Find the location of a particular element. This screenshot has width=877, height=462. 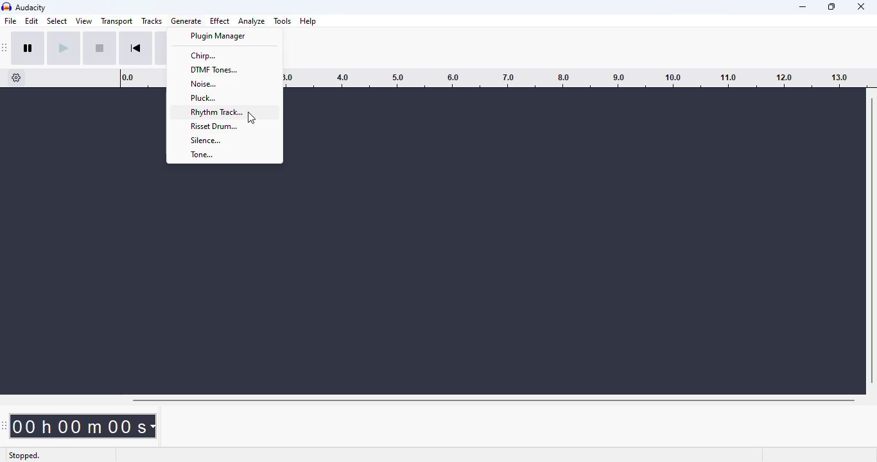

file is located at coordinates (10, 20).